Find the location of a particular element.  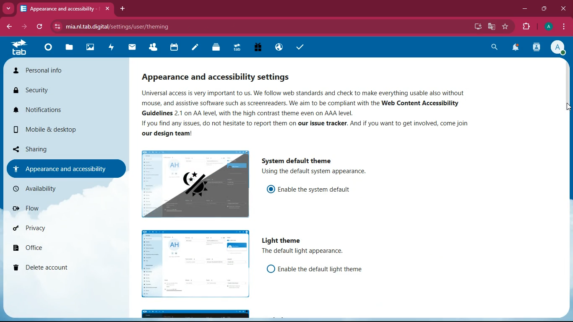

calendar is located at coordinates (175, 47).